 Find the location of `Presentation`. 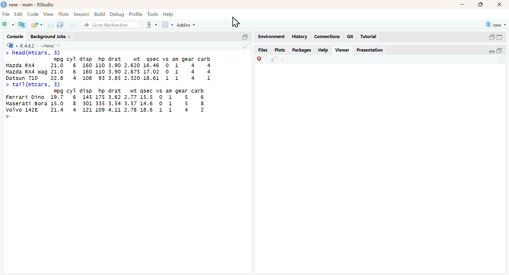

Presentation is located at coordinates (372, 50).